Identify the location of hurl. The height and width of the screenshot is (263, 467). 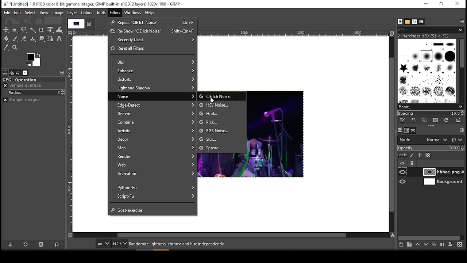
(222, 112).